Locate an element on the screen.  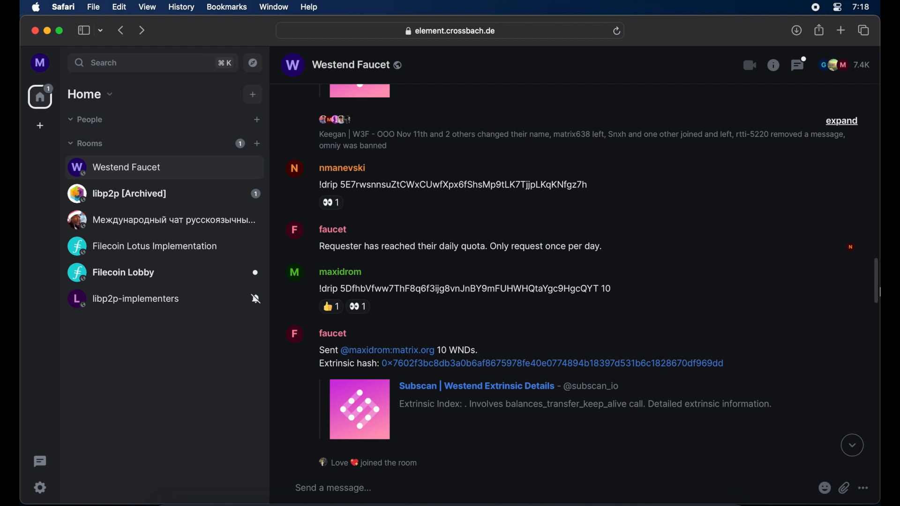
bookmarks is located at coordinates (226, 7).